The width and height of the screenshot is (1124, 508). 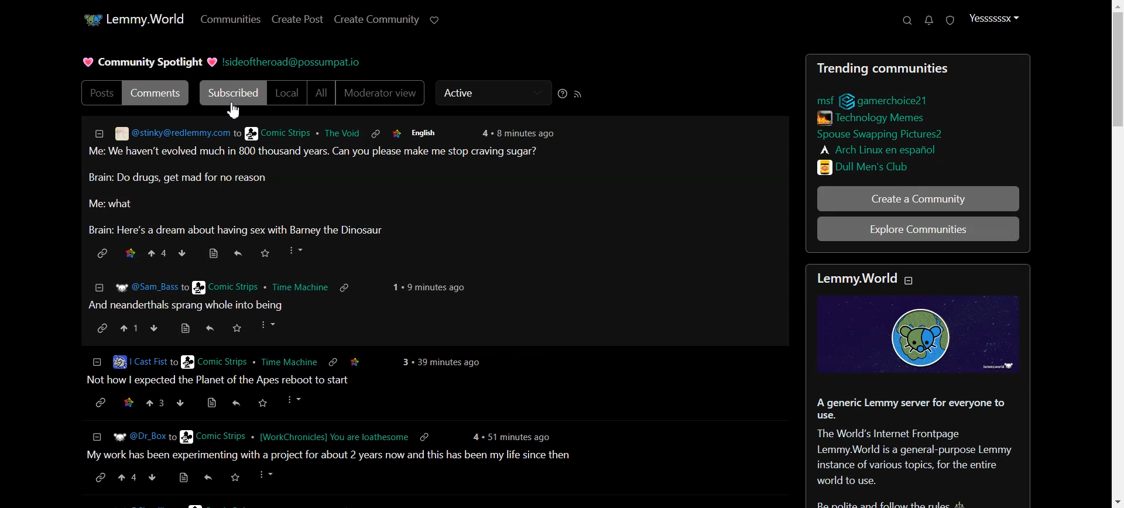 What do you see at coordinates (917, 198) in the screenshot?
I see `Create a Community` at bounding box center [917, 198].